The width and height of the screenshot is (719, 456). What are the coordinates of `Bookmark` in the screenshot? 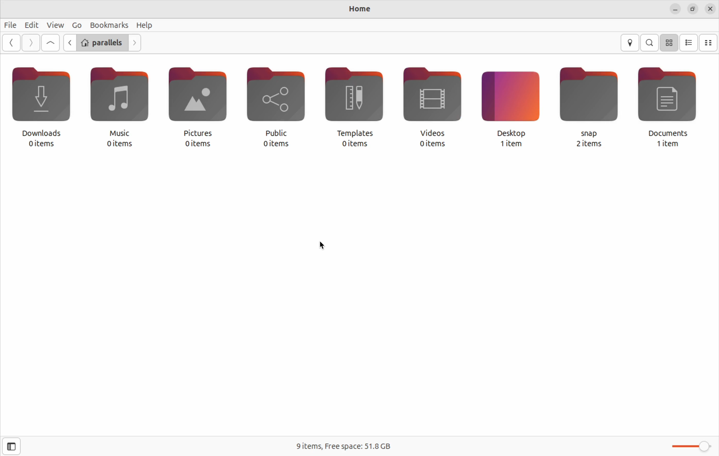 It's located at (108, 25).